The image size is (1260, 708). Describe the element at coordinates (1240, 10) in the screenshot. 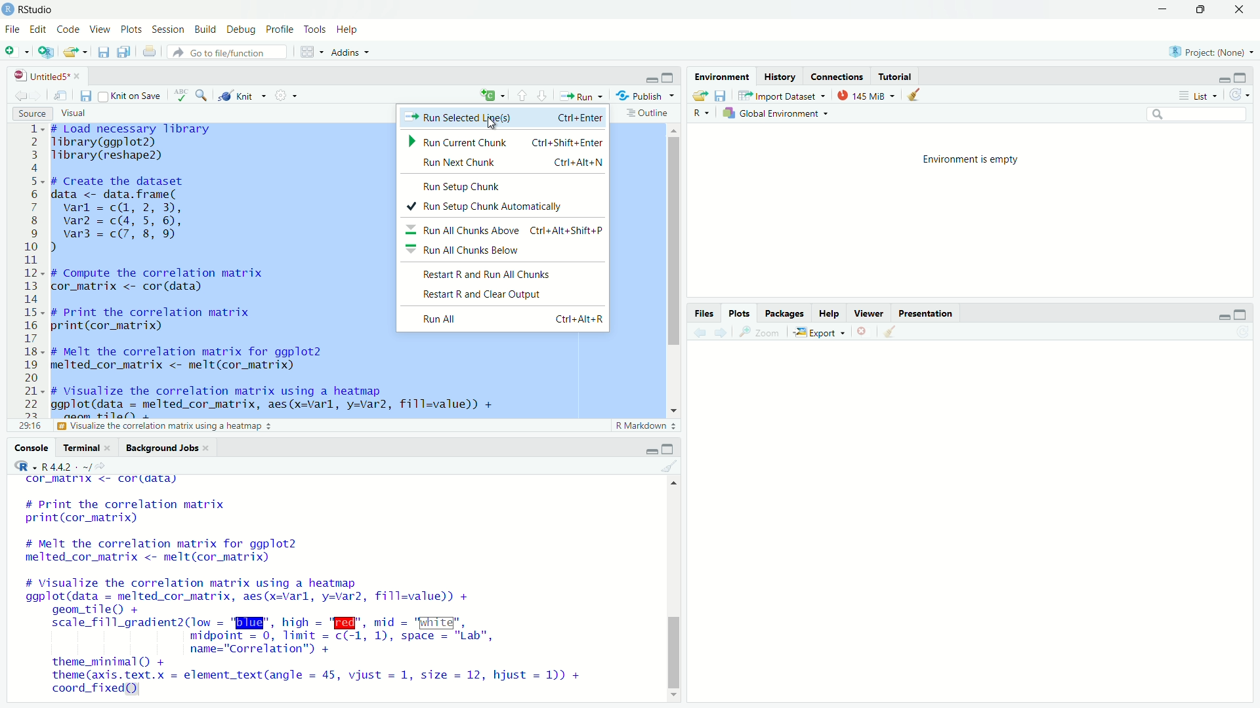

I see `close` at that location.